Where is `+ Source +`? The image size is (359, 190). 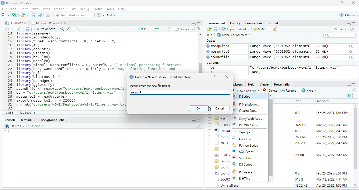 + Source + is located at coordinates (184, 29).